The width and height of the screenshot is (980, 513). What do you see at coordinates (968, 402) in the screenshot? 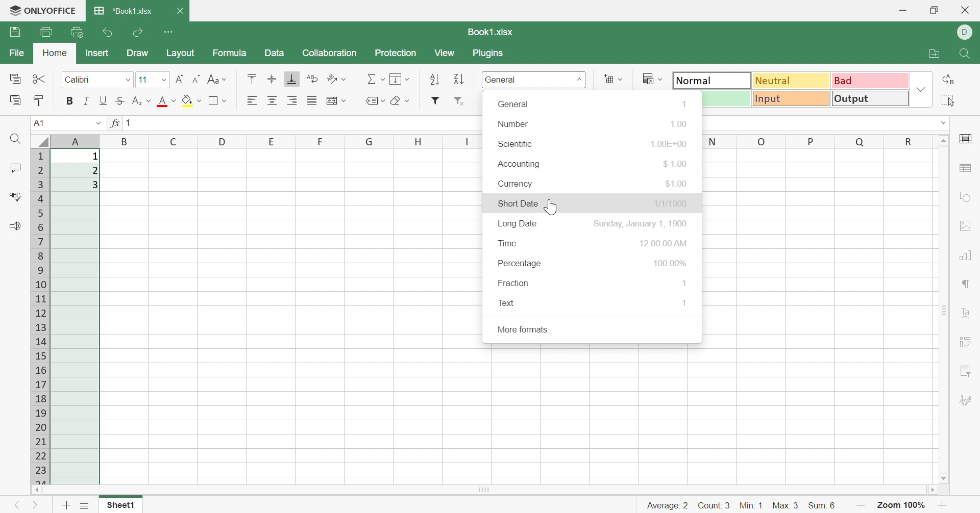
I see `Signature settings` at bounding box center [968, 402].